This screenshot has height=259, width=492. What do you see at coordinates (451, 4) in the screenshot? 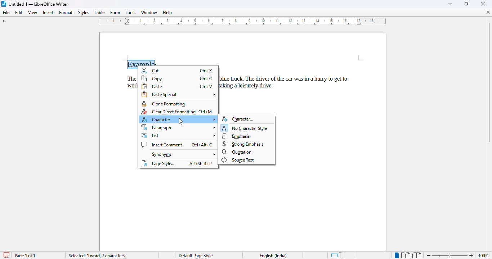
I see `minimize` at bounding box center [451, 4].